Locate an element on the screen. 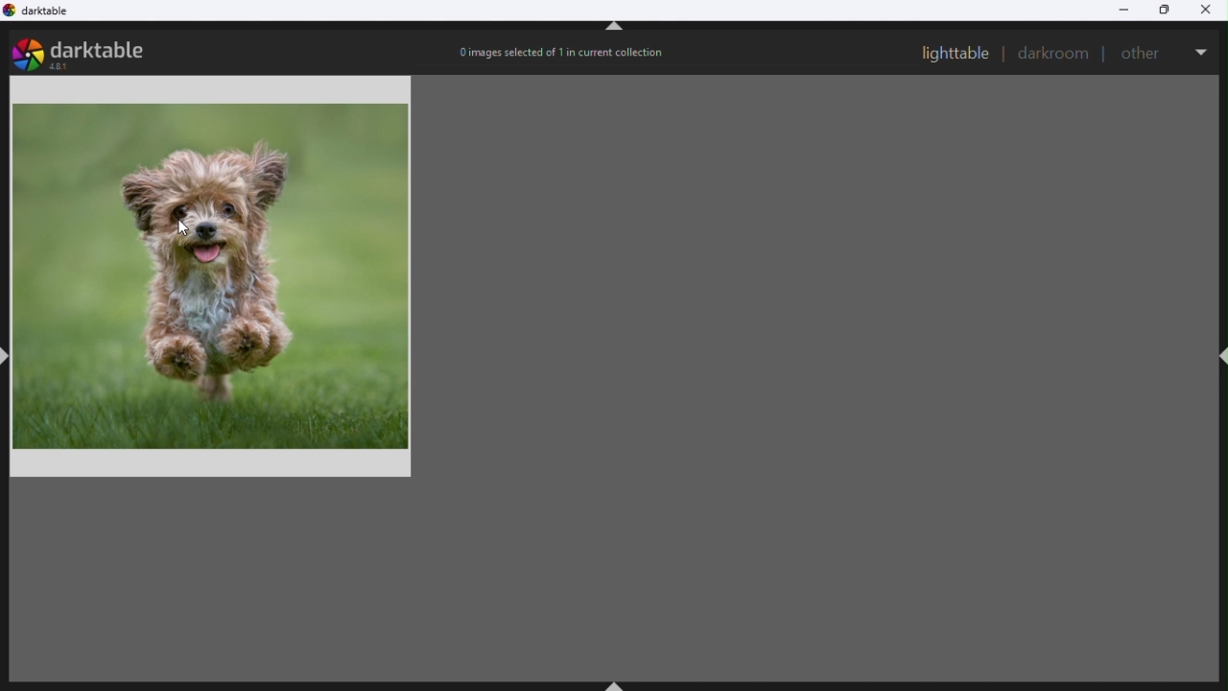  Light table is located at coordinates (954, 53).